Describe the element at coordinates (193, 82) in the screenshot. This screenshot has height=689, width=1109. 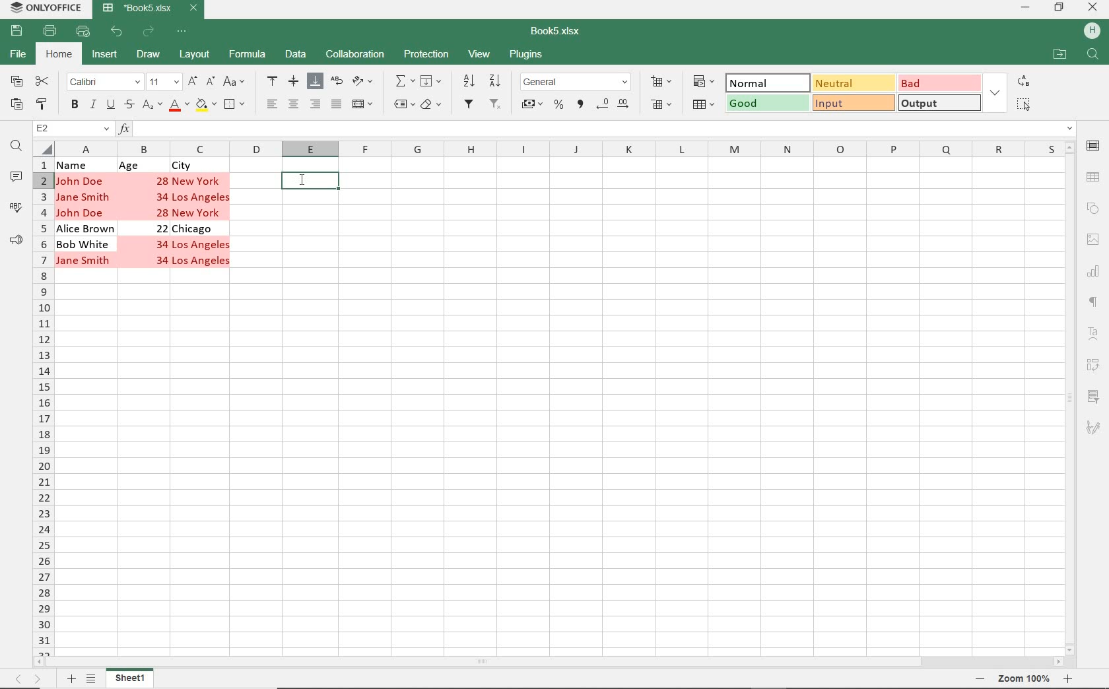
I see `INCREMENT FONT SIZE` at that location.